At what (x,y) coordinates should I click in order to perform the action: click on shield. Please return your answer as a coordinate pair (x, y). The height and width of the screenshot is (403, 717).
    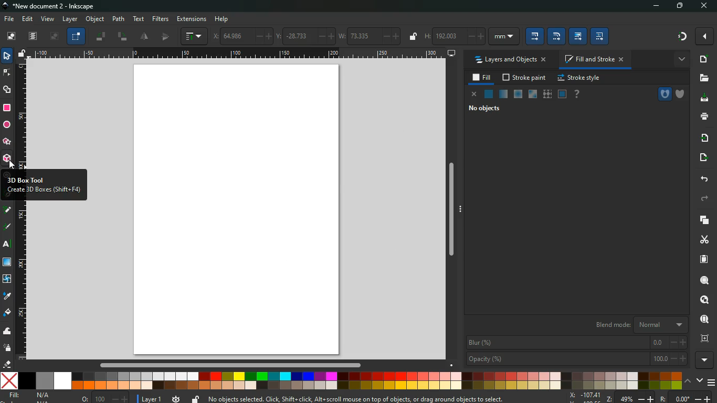
    Looking at the image, I should click on (682, 94).